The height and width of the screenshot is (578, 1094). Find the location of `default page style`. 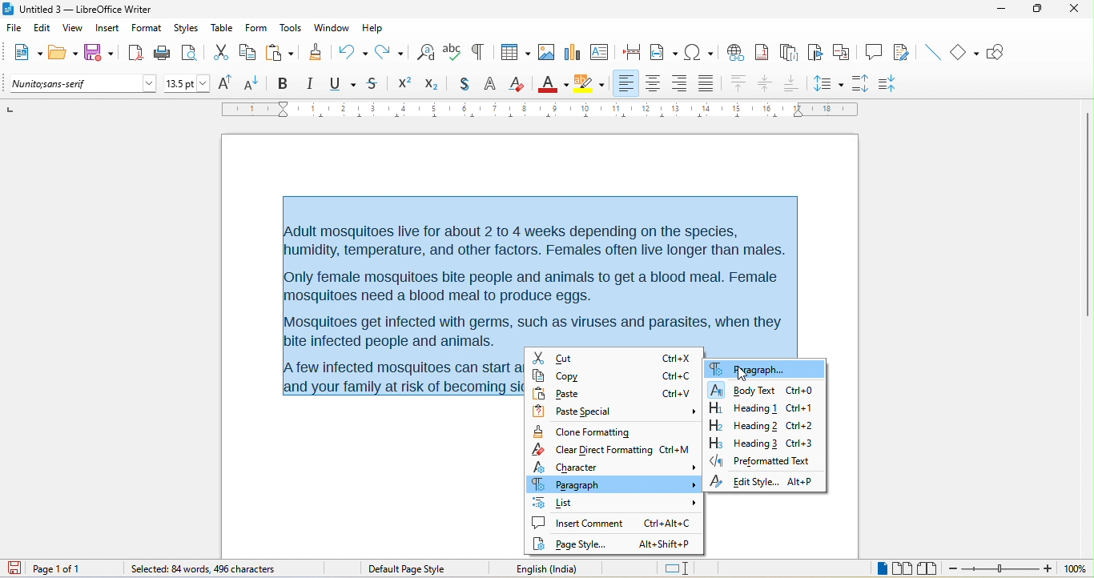

default page style is located at coordinates (409, 569).